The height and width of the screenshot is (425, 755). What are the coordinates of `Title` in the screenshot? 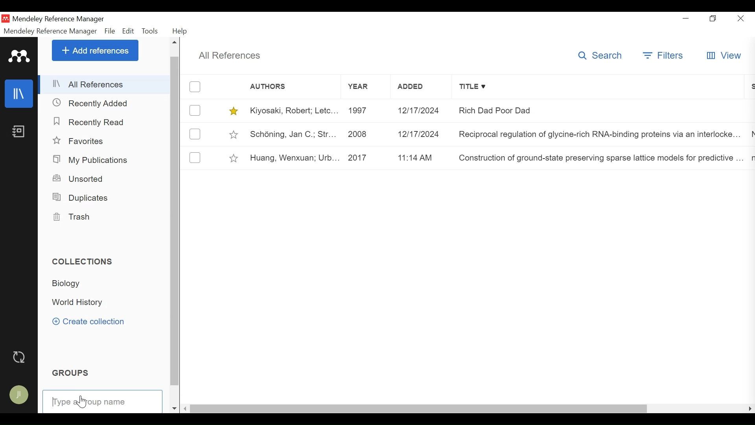 It's located at (600, 87).